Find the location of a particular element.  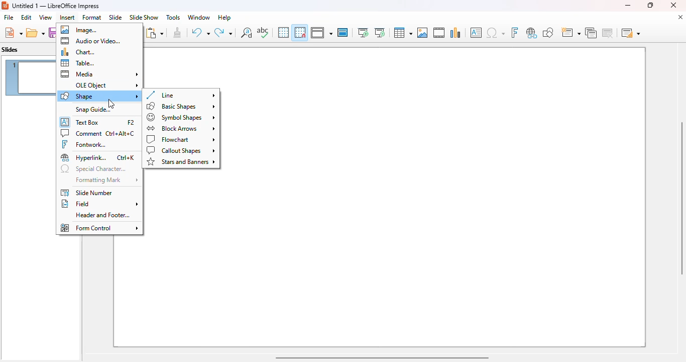

shape is located at coordinates (99, 96).